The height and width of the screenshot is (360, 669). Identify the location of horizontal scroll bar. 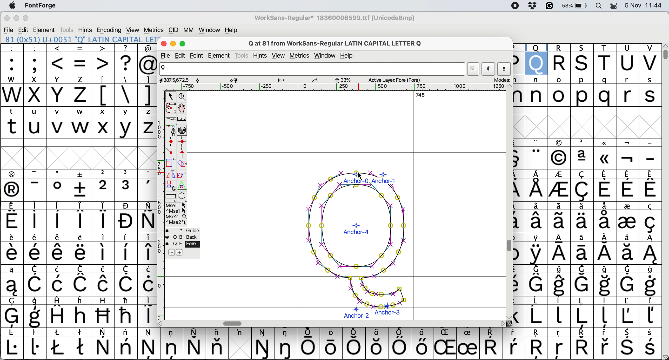
(340, 87).